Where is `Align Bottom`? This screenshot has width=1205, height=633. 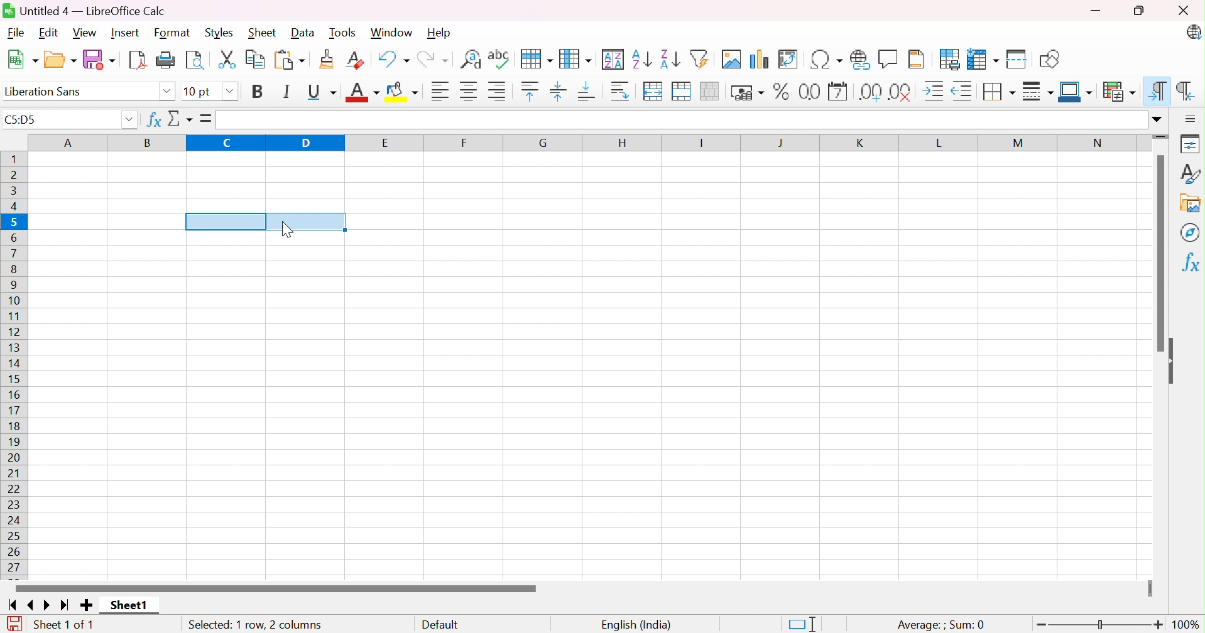
Align Bottom is located at coordinates (589, 93).